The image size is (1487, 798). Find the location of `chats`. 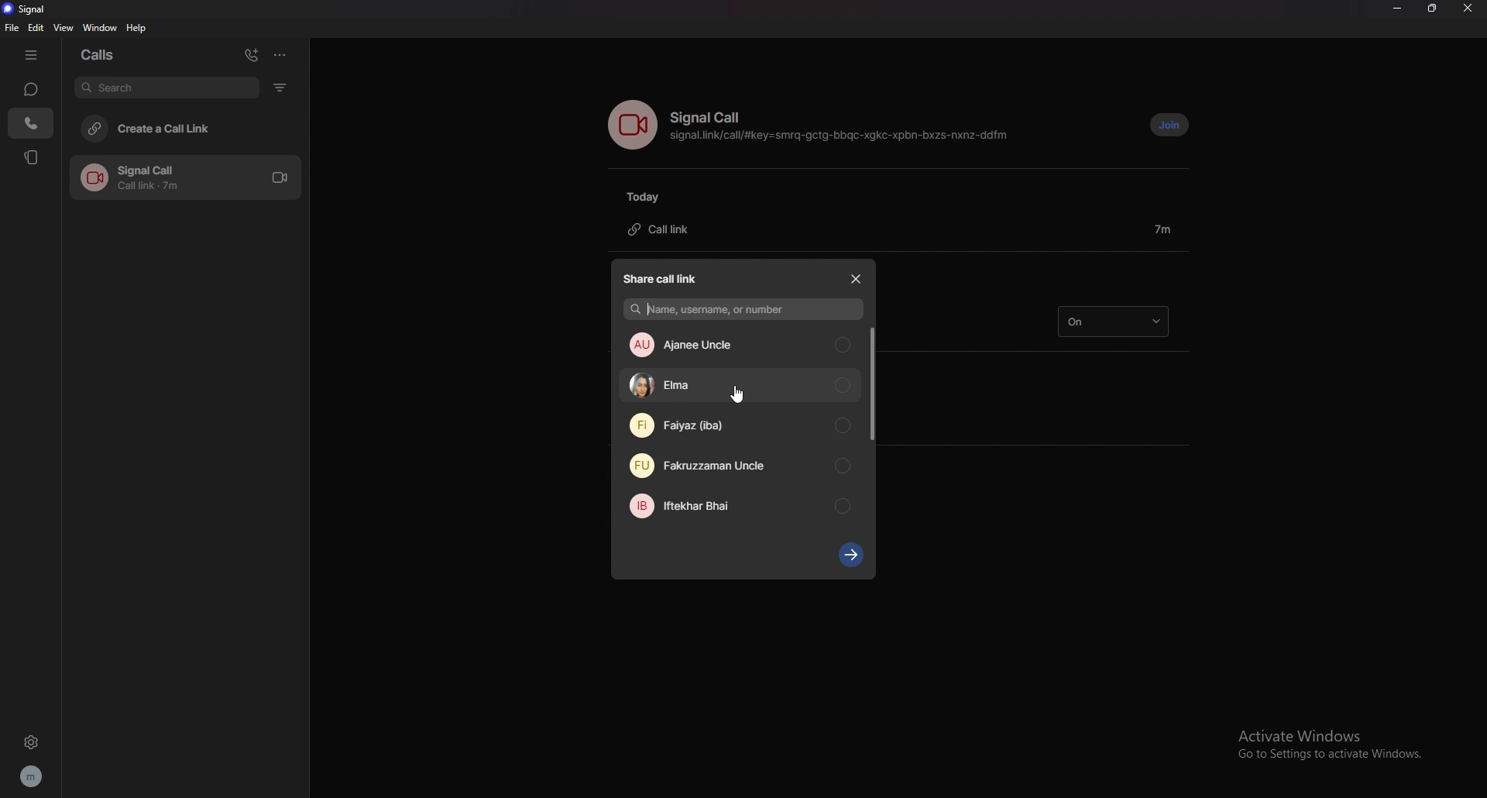

chats is located at coordinates (32, 89).